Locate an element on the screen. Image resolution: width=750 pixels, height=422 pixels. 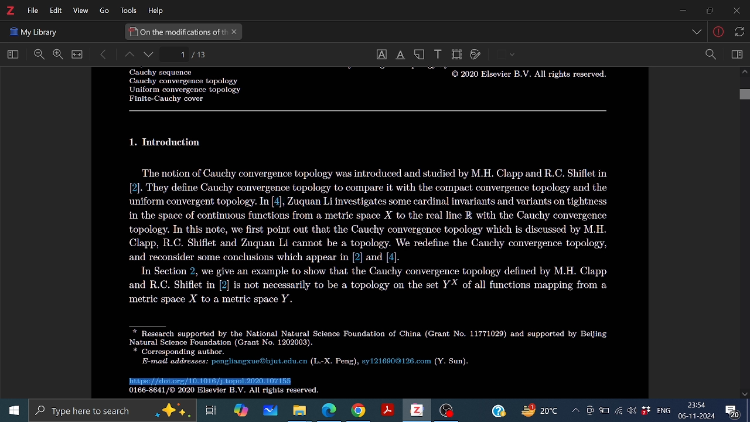
dropbox is located at coordinates (646, 411).